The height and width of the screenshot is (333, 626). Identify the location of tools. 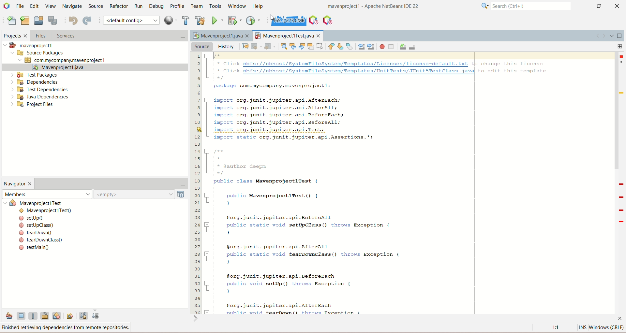
(216, 7).